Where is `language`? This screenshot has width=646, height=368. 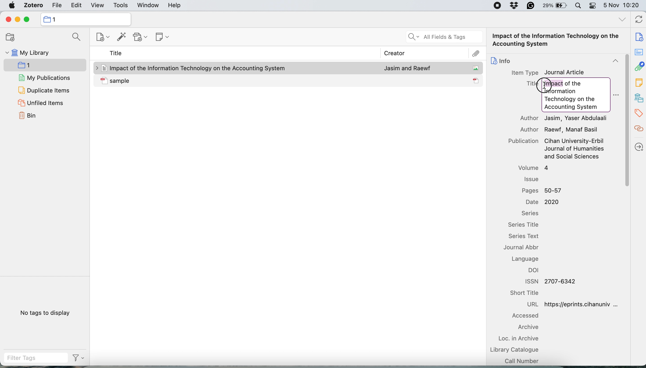 language is located at coordinates (525, 259).